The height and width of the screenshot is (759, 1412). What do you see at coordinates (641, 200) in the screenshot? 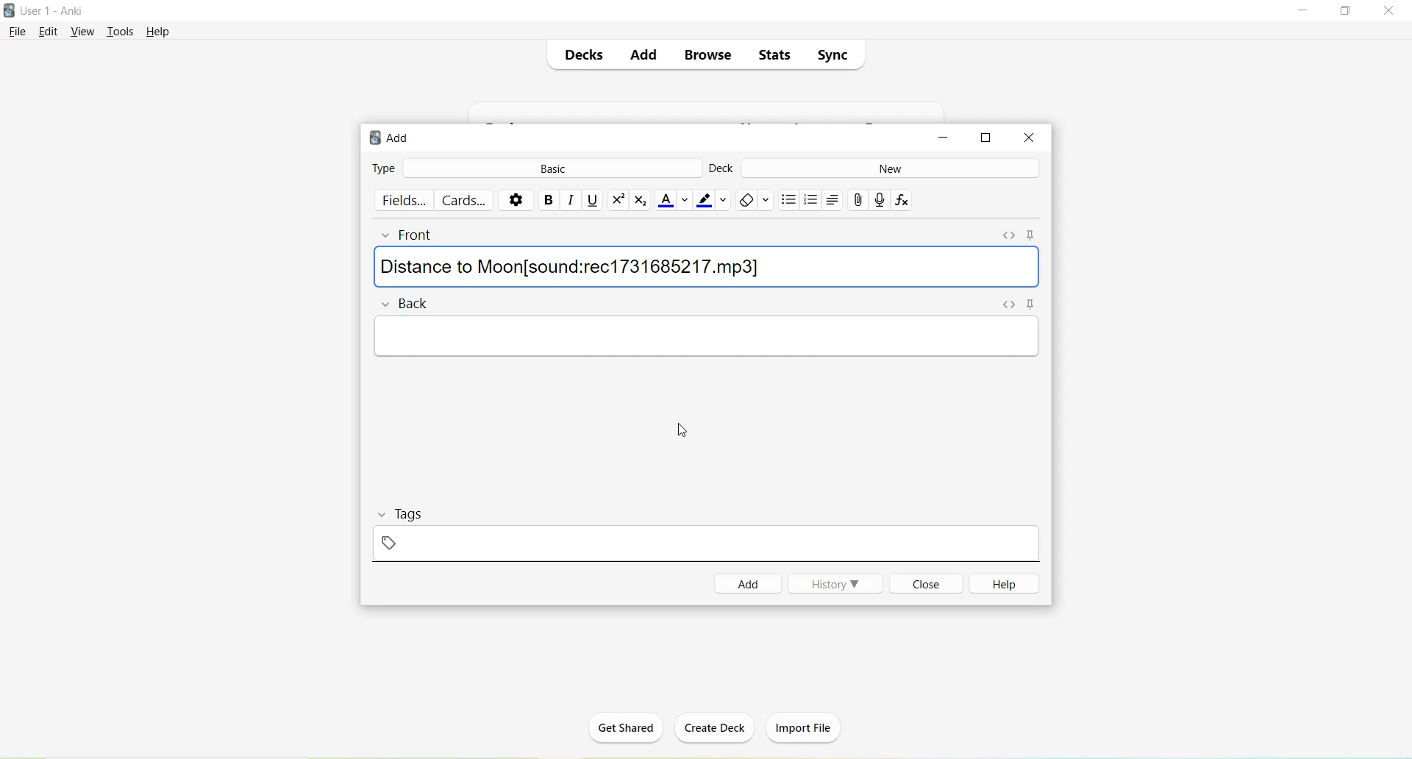
I see `Subscript` at bounding box center [641, 200].